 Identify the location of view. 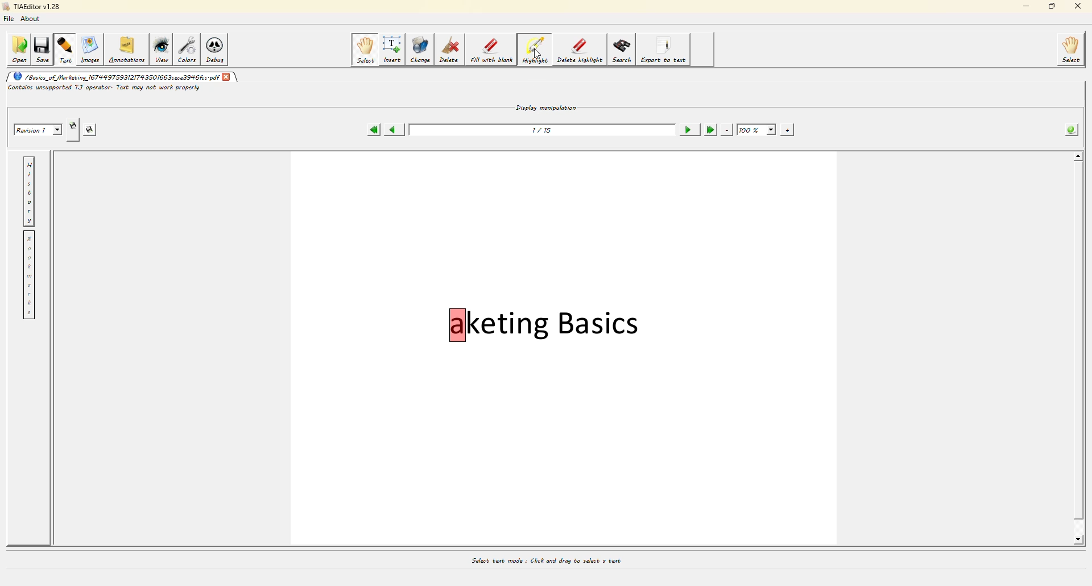
(162, 50).